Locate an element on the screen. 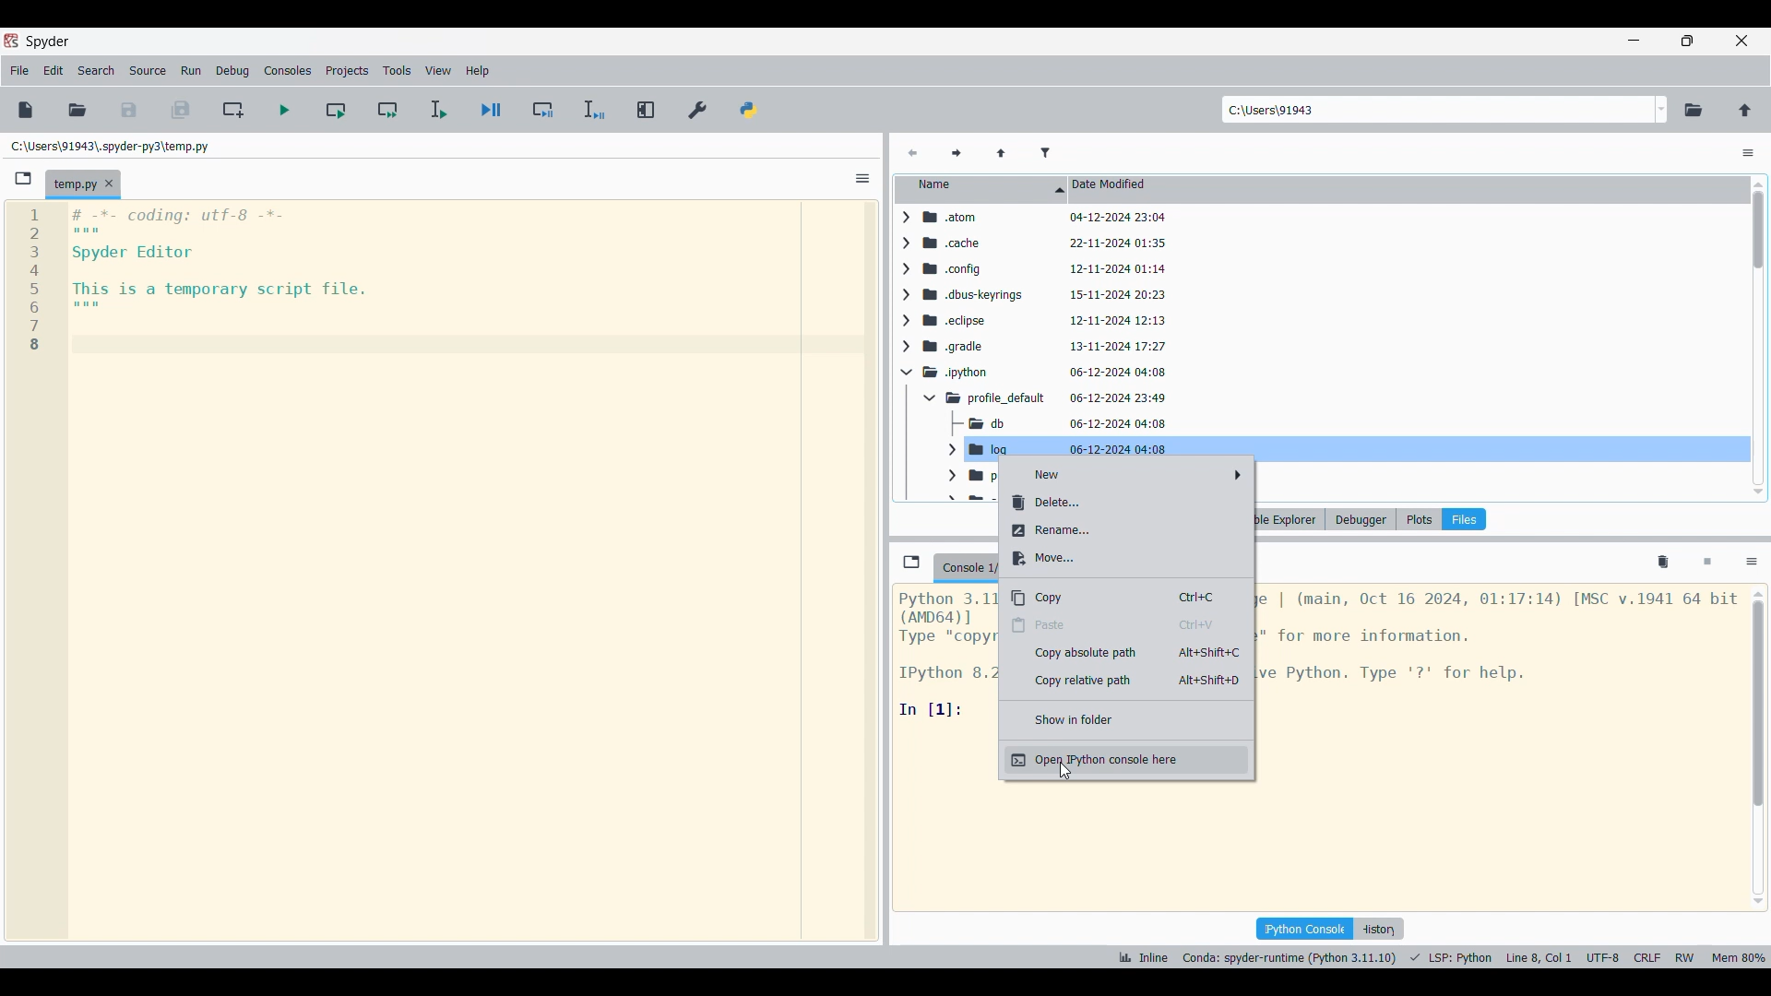  Plots is located at coordinates (1419, 519).